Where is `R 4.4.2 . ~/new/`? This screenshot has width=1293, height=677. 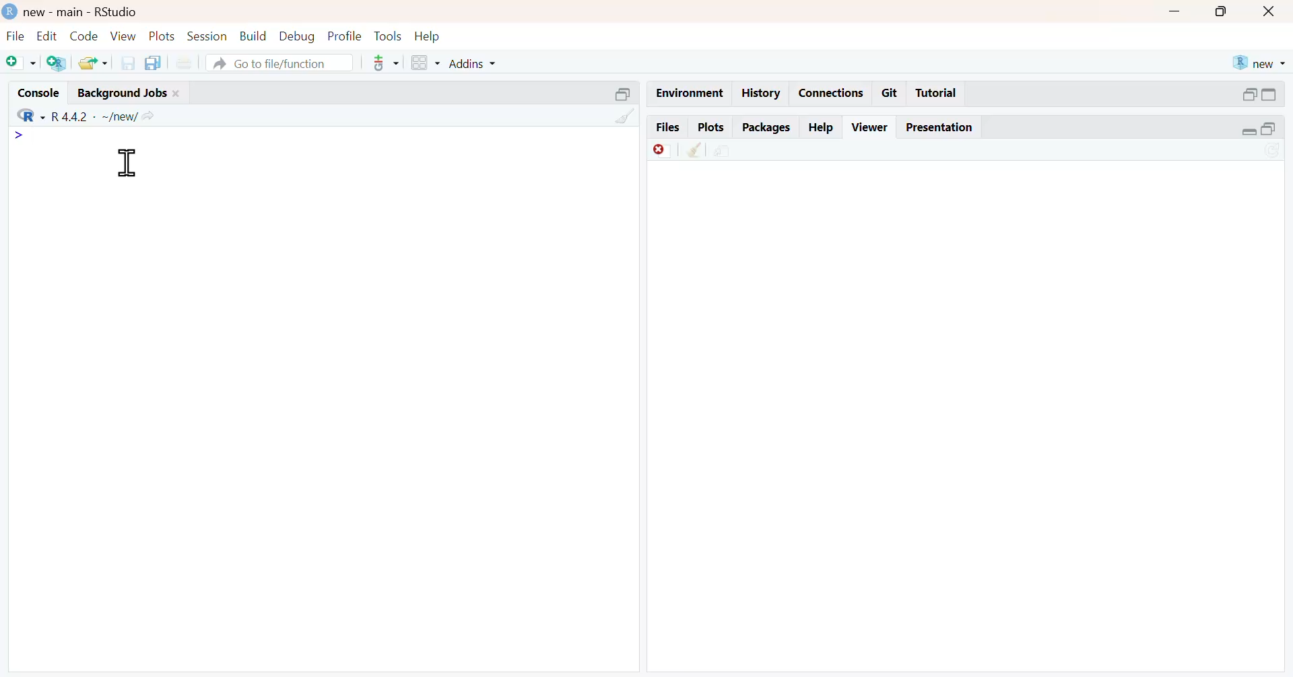 R 4.4.2 . ~/new/ is located at coordinates (95, 114).